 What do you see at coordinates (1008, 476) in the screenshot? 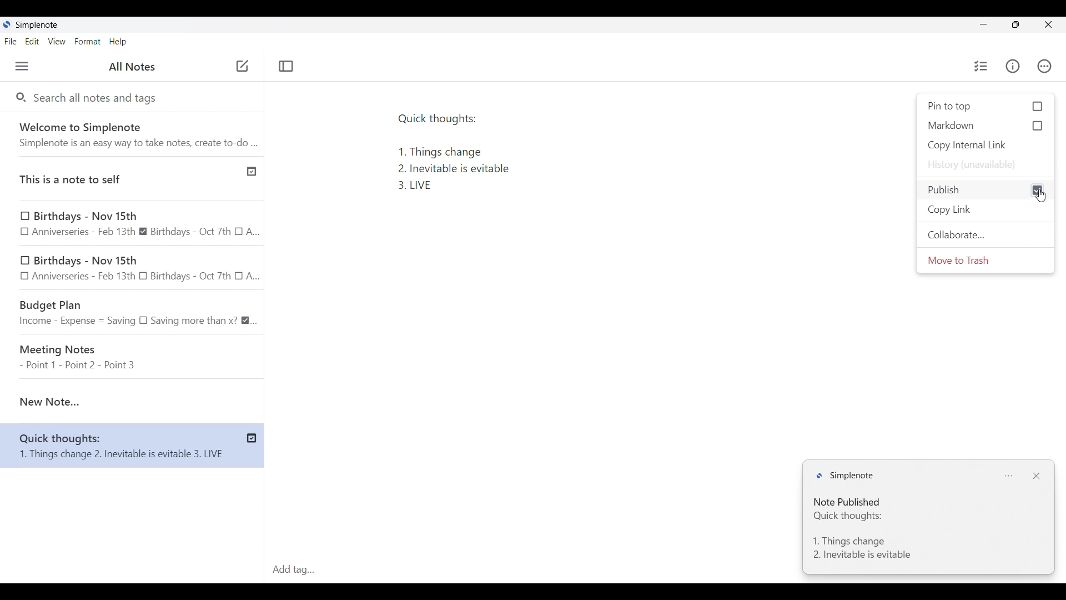
I see `Notification settings` at bounding box center [1008, 476].